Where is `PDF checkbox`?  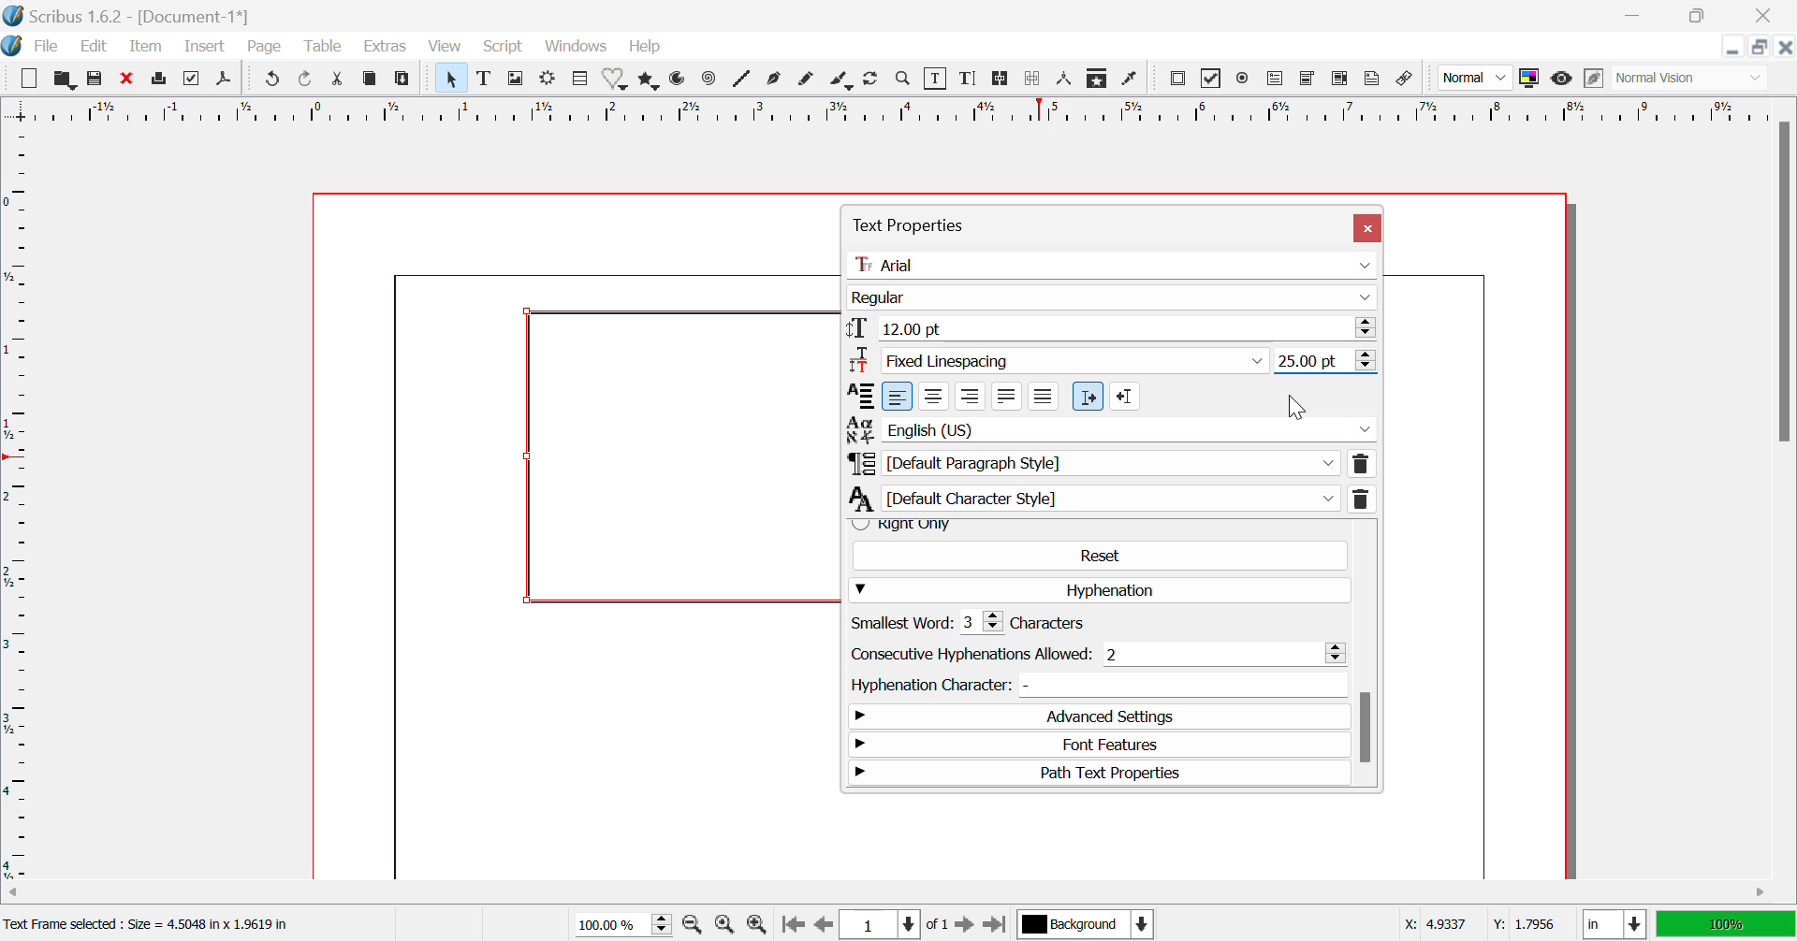 PDF checkbox is located at coordinates (1212, 78).